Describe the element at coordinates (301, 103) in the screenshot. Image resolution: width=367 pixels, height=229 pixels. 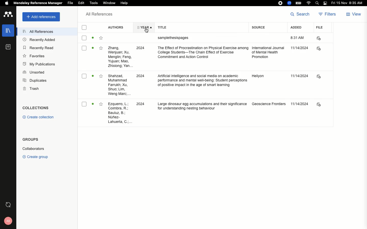
I see `` at that location.